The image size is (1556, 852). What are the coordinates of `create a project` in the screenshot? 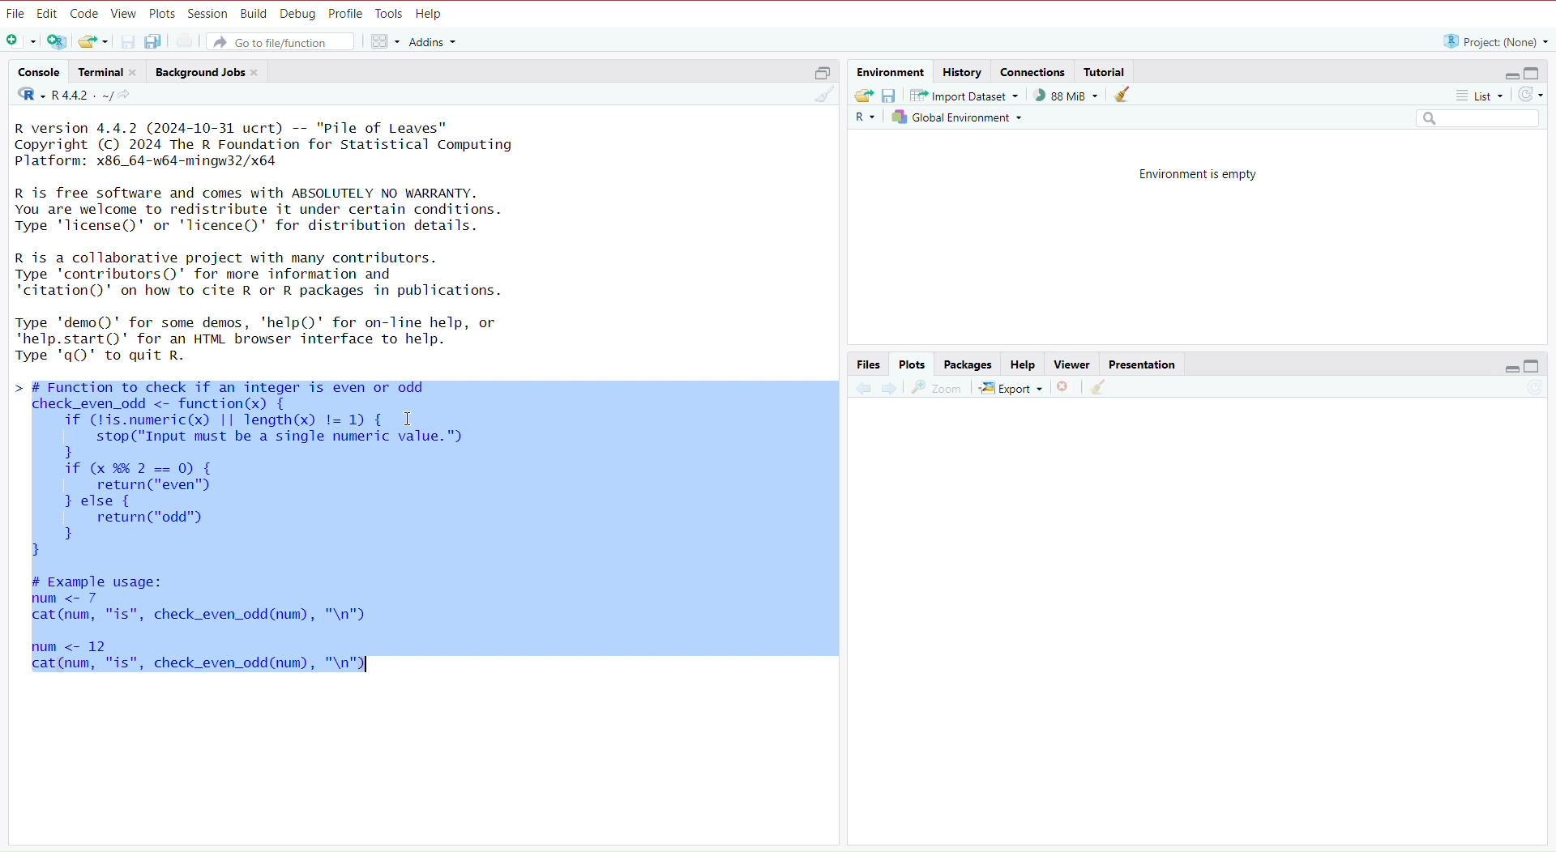 It's located at (58, 43).